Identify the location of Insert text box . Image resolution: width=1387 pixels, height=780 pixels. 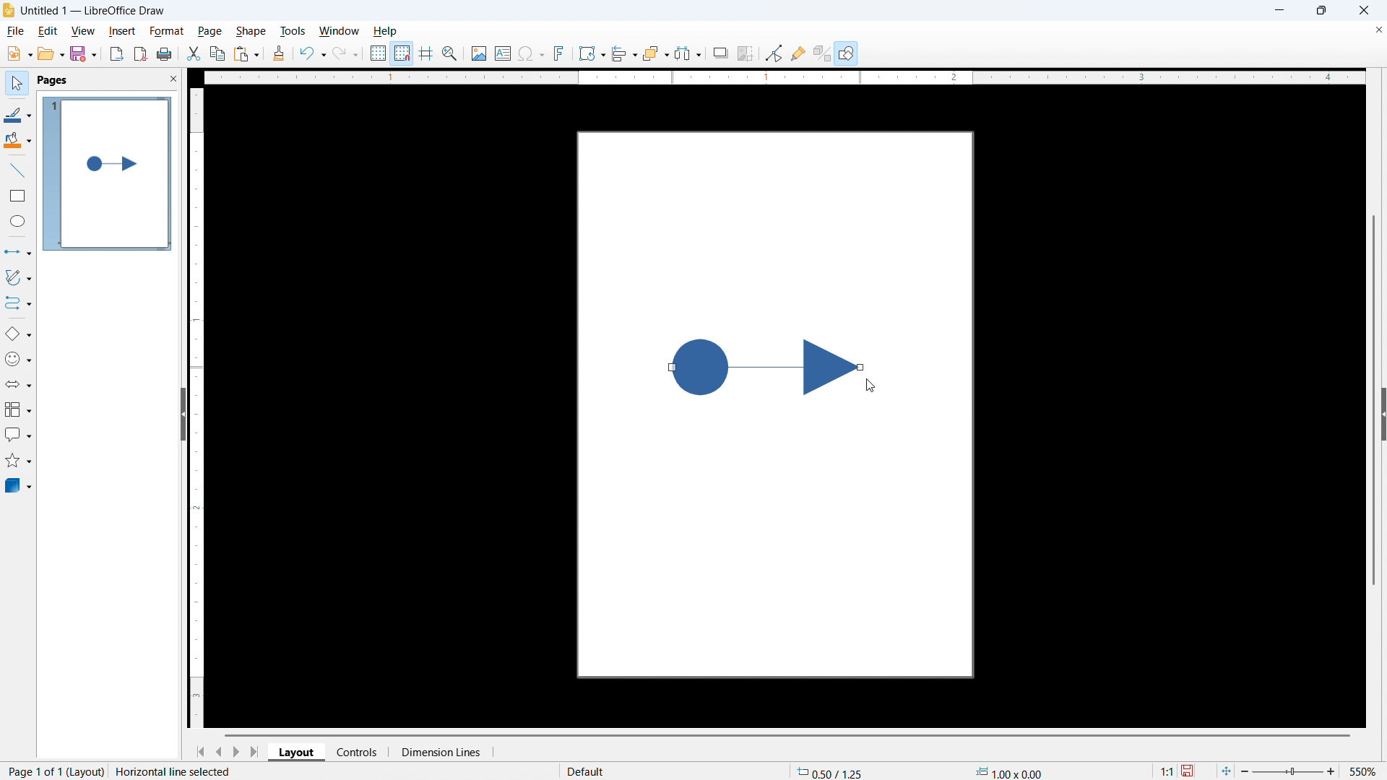
(504, 53).